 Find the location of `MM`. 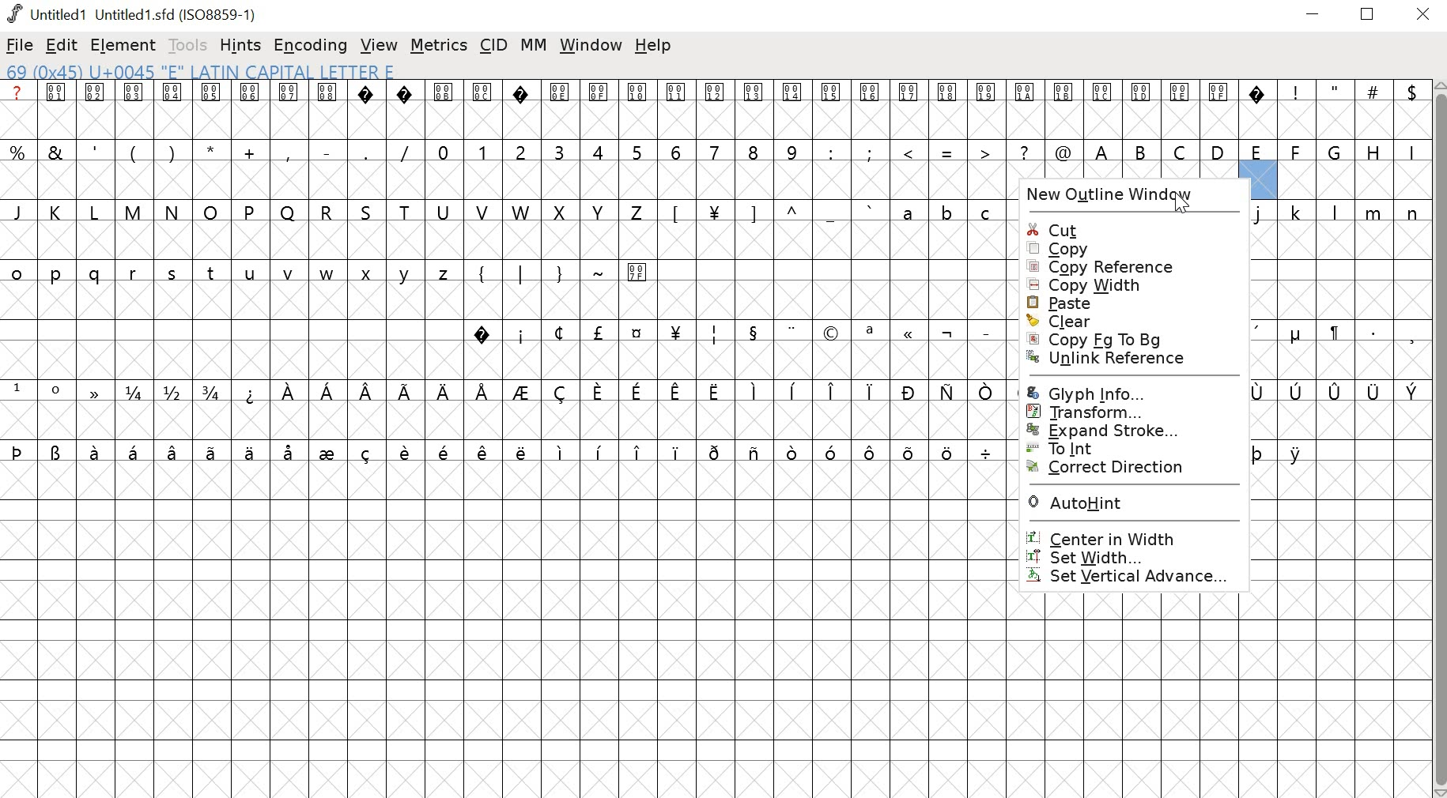

MM is located at coordinates (534, 46).